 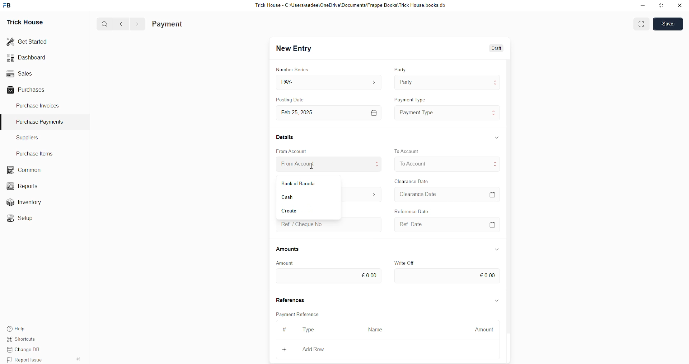 I want to click on PAY-, so click(x=289, y=81).